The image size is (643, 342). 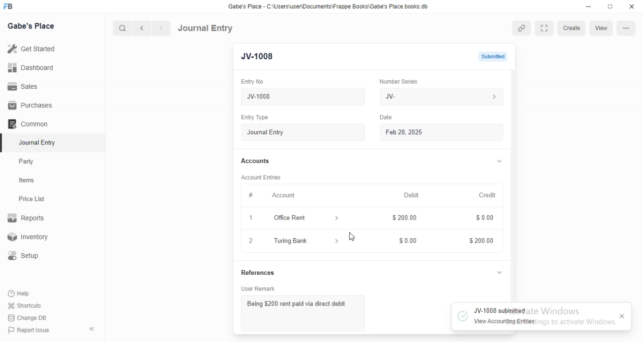 What do you see at coordinates (513, 316) in the screenshot?
I see `IV-1008 submitted View Accounting Entries` at bounding box center [513, 316].